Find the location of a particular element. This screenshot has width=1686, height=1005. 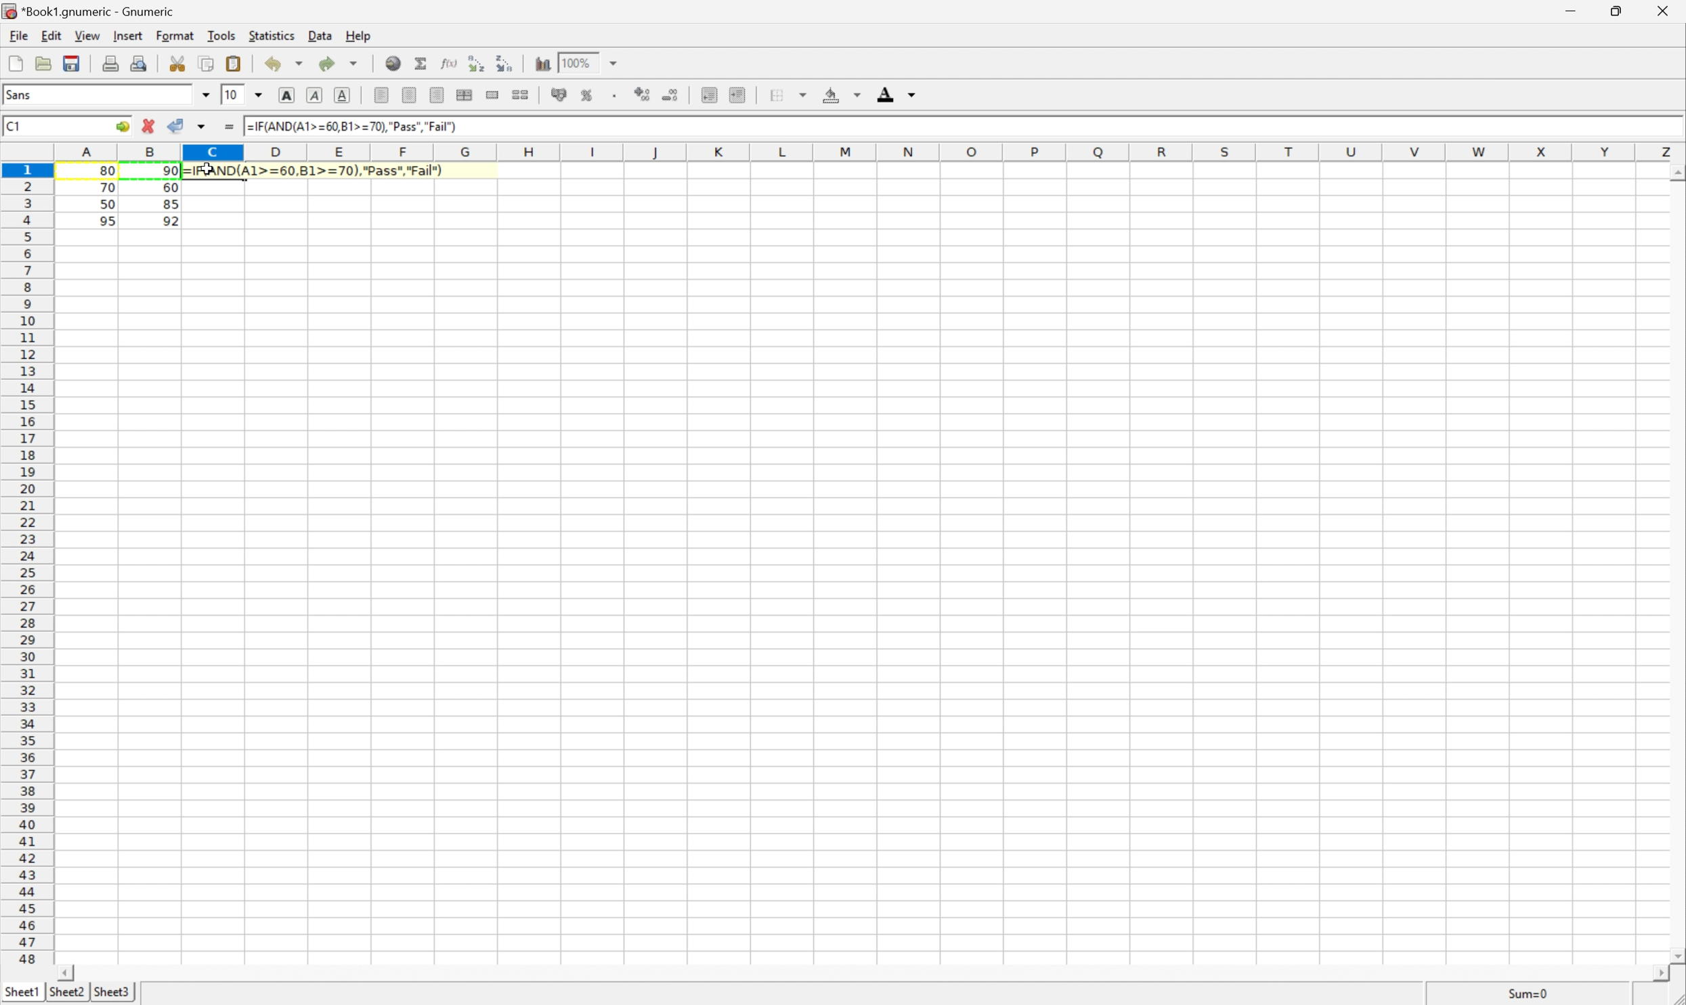

Merge ranges of cells is located at coordinates (494, 95).